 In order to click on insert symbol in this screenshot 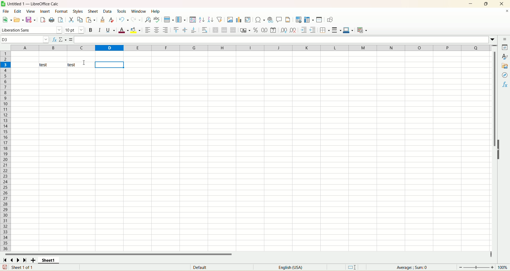, I will do `click(260, 20)`.